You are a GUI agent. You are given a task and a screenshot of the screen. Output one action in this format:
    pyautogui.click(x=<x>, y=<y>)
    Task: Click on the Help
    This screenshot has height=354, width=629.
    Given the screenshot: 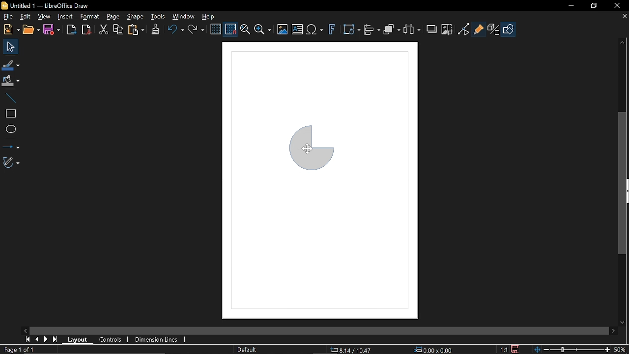 What is the action you would take?
    pyautogui.click(x=209, y=17)
    